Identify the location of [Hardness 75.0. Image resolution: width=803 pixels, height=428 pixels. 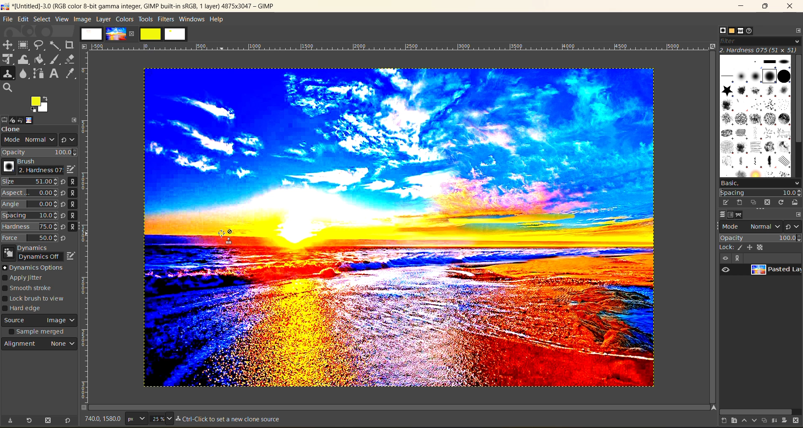
(29, 226).